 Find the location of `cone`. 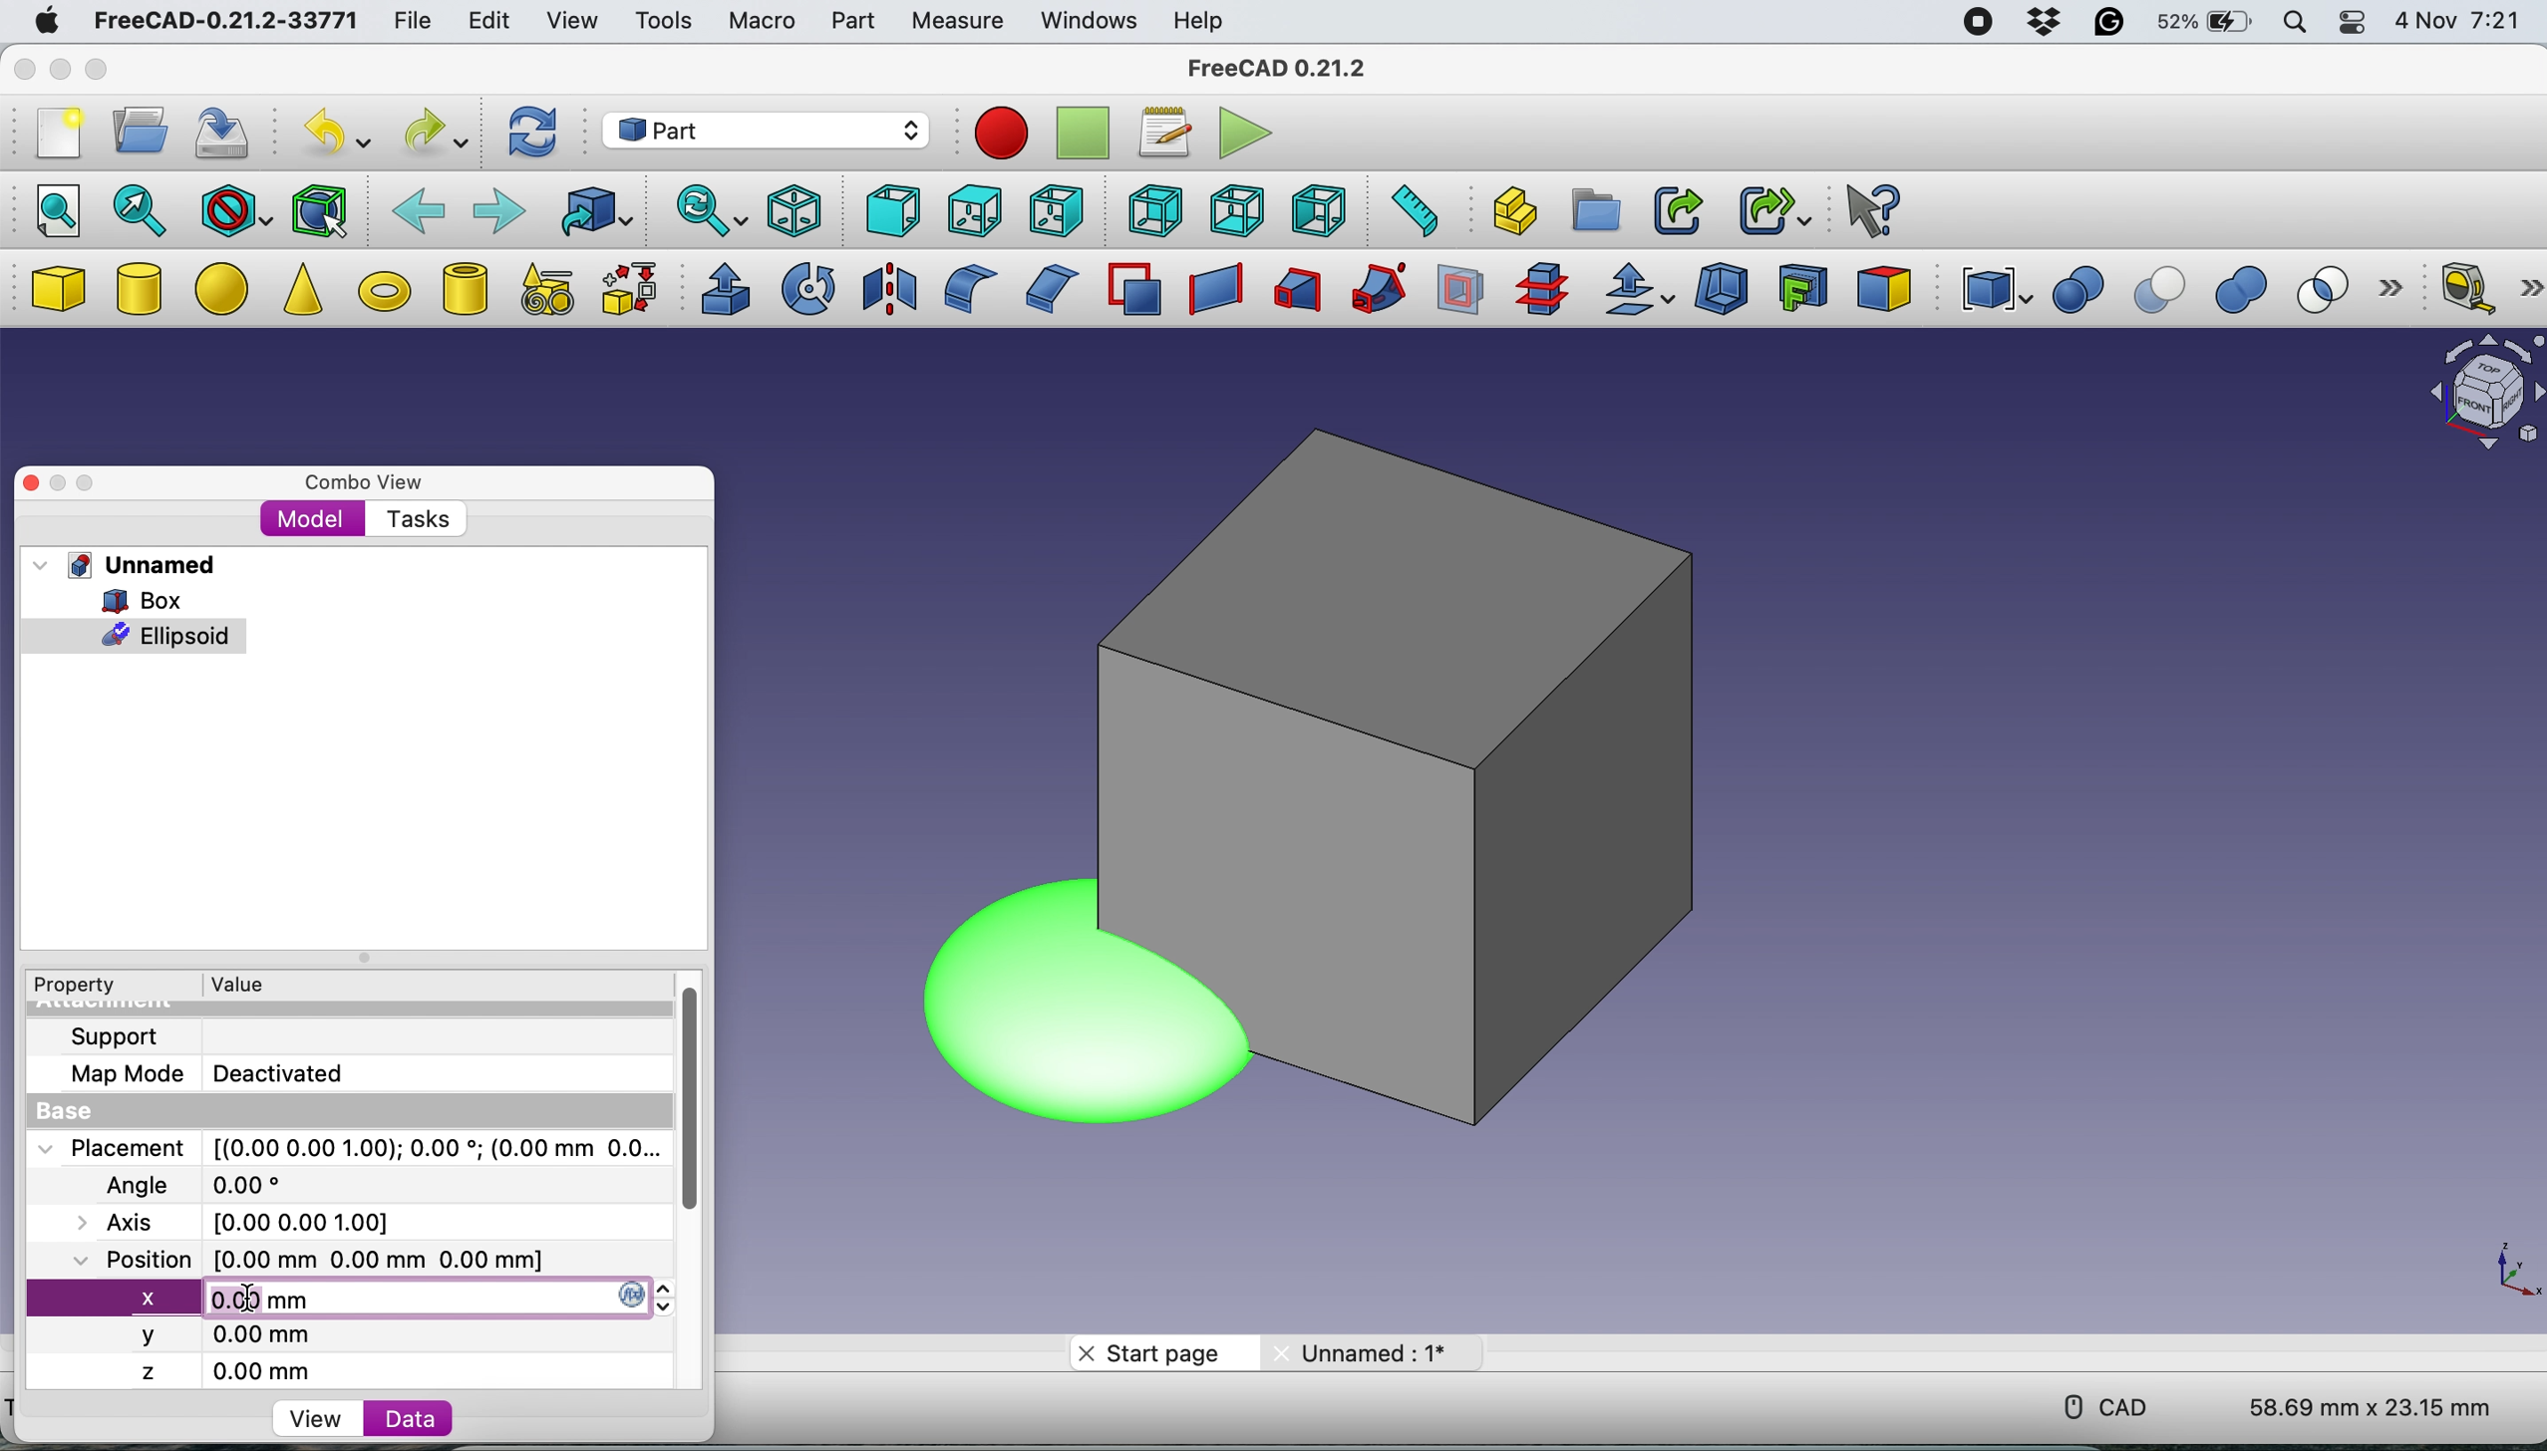

cone is located at coordinates (302, 293).